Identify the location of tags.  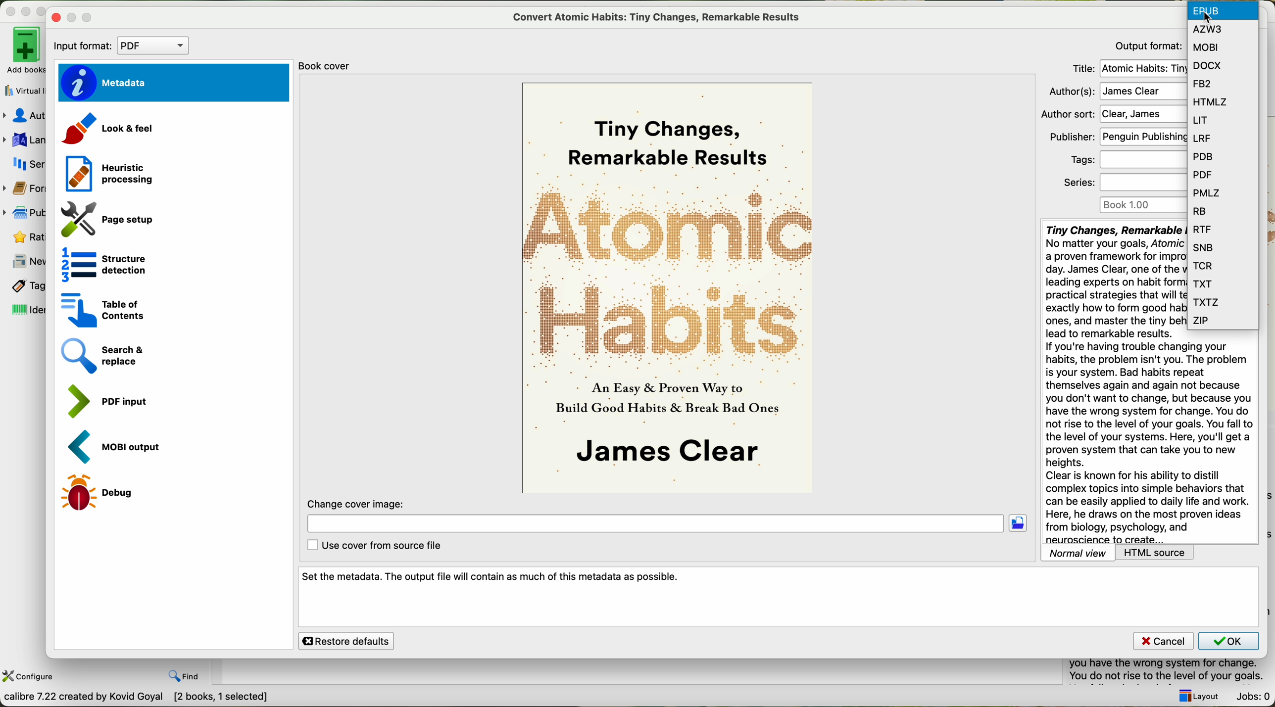
(1128, 160).